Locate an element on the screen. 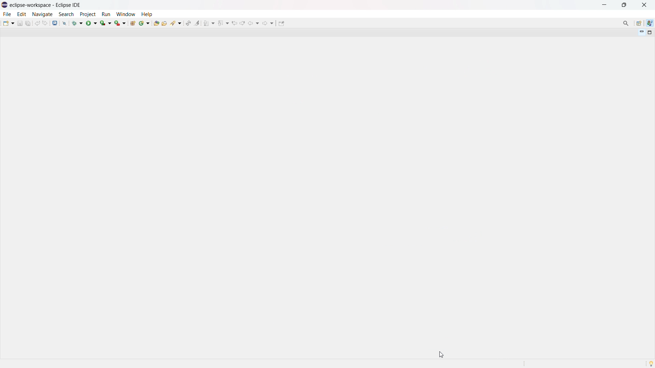 Image resolution: width=655 pixels, height=368 pixels. skip all breakpoints is located at coordinates (64, 23).